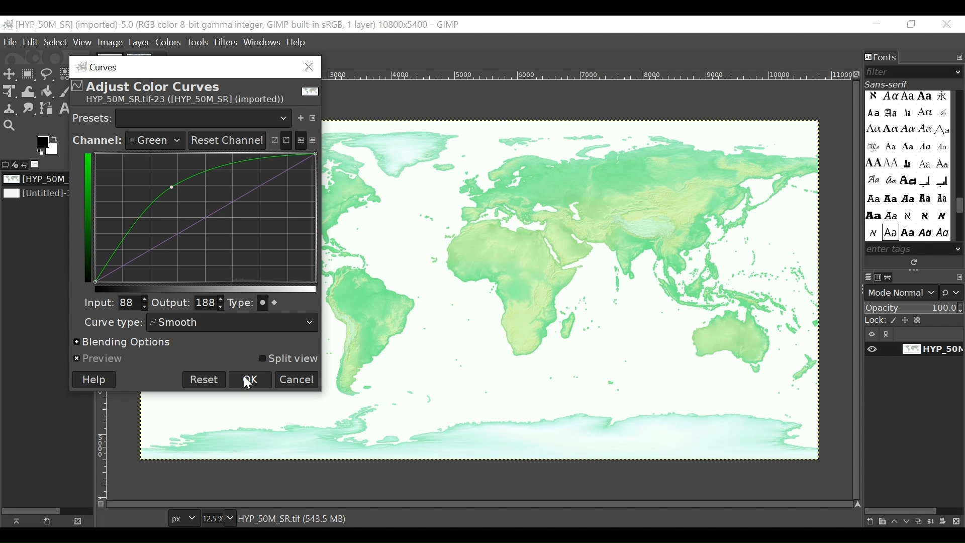 The image size is (965, 543). I want to click on Item Visibility of the image, so click(912, 349).